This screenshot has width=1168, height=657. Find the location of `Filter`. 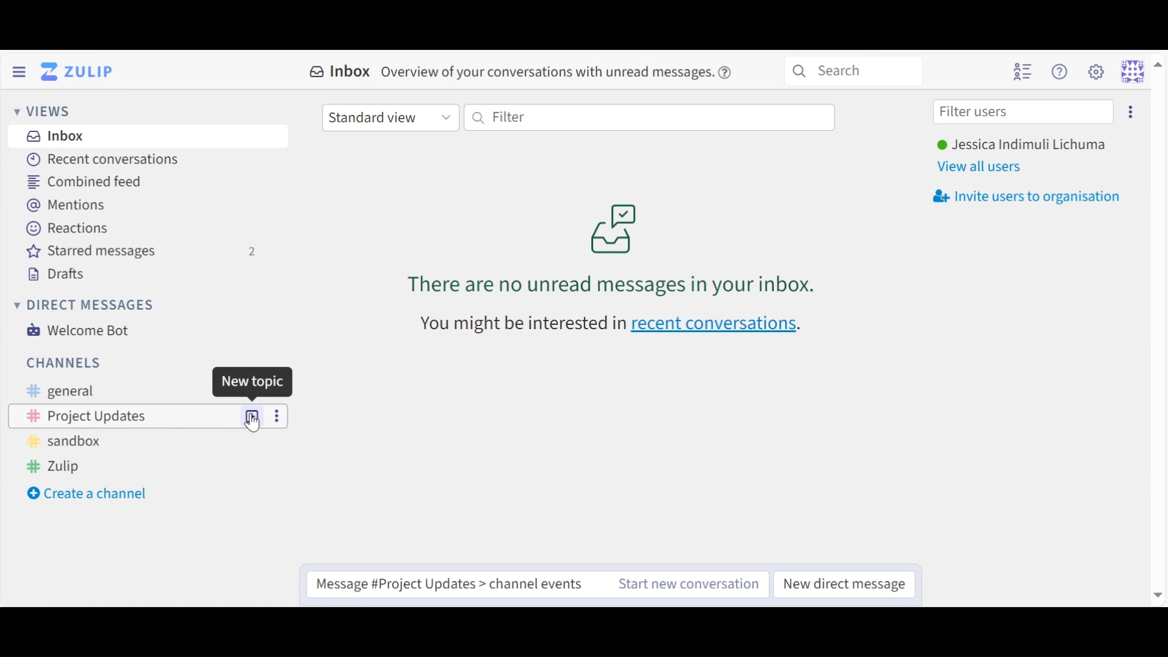

Filter is located at coordinates (649, 117).